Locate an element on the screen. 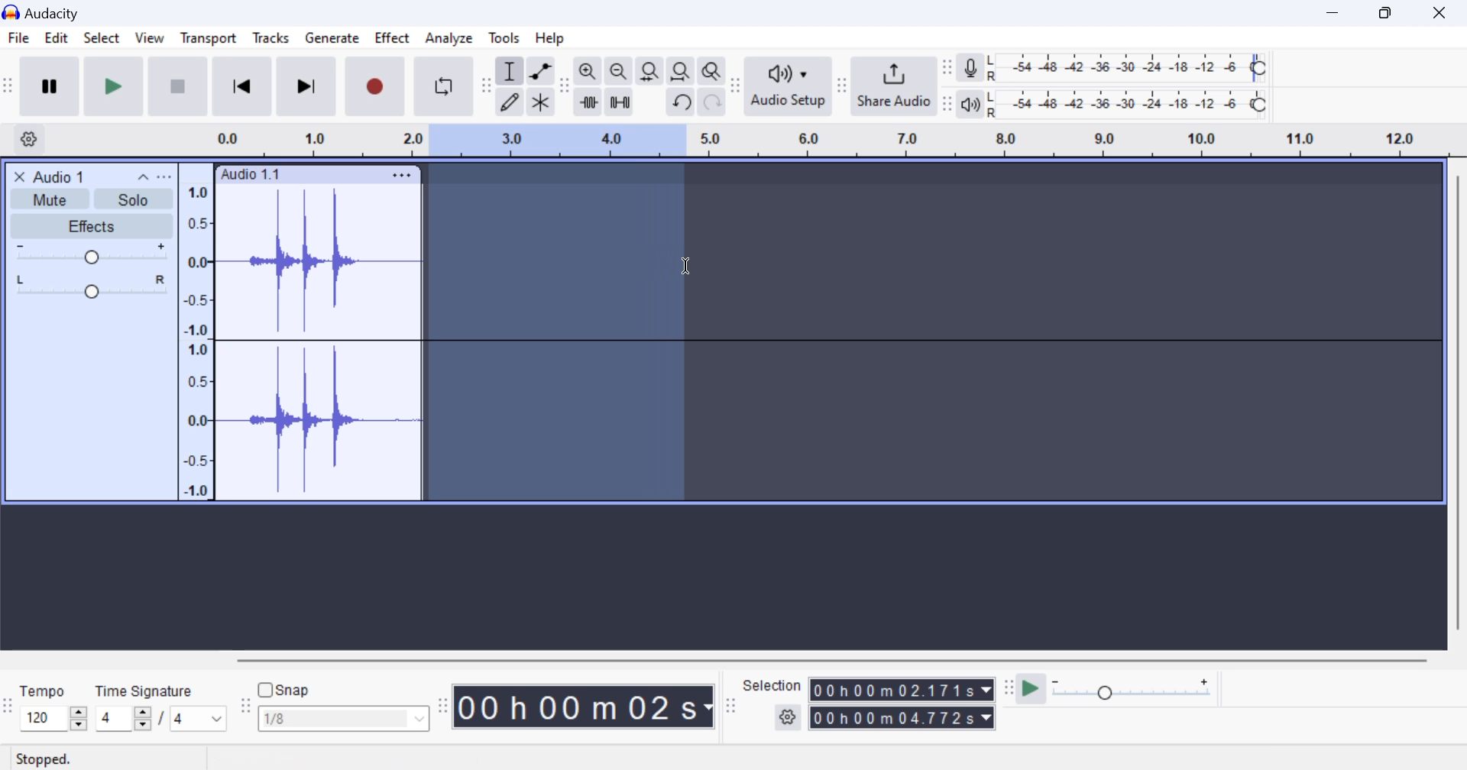 The width and height of the screenshot is (1467, 770). draw tool is located at coordinates (510, 102).